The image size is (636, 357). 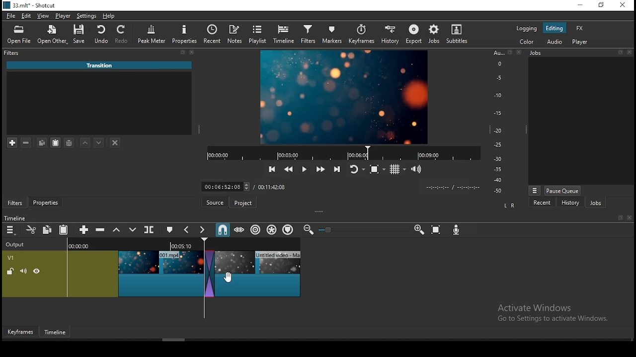 I want to click on video track, so click(x=59, y=275).